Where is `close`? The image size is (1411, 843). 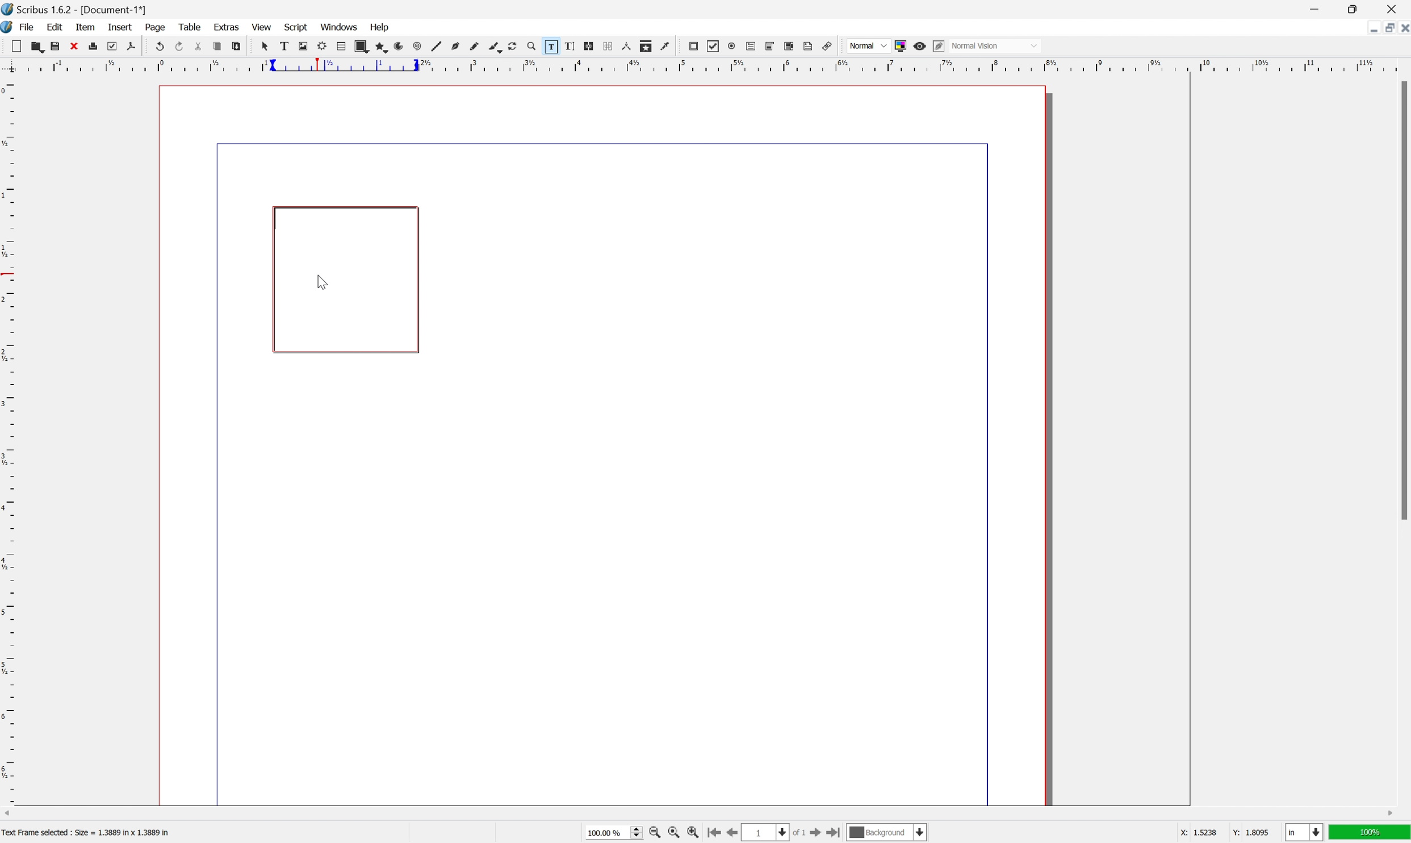
close is located at coordinates (1402, 30).